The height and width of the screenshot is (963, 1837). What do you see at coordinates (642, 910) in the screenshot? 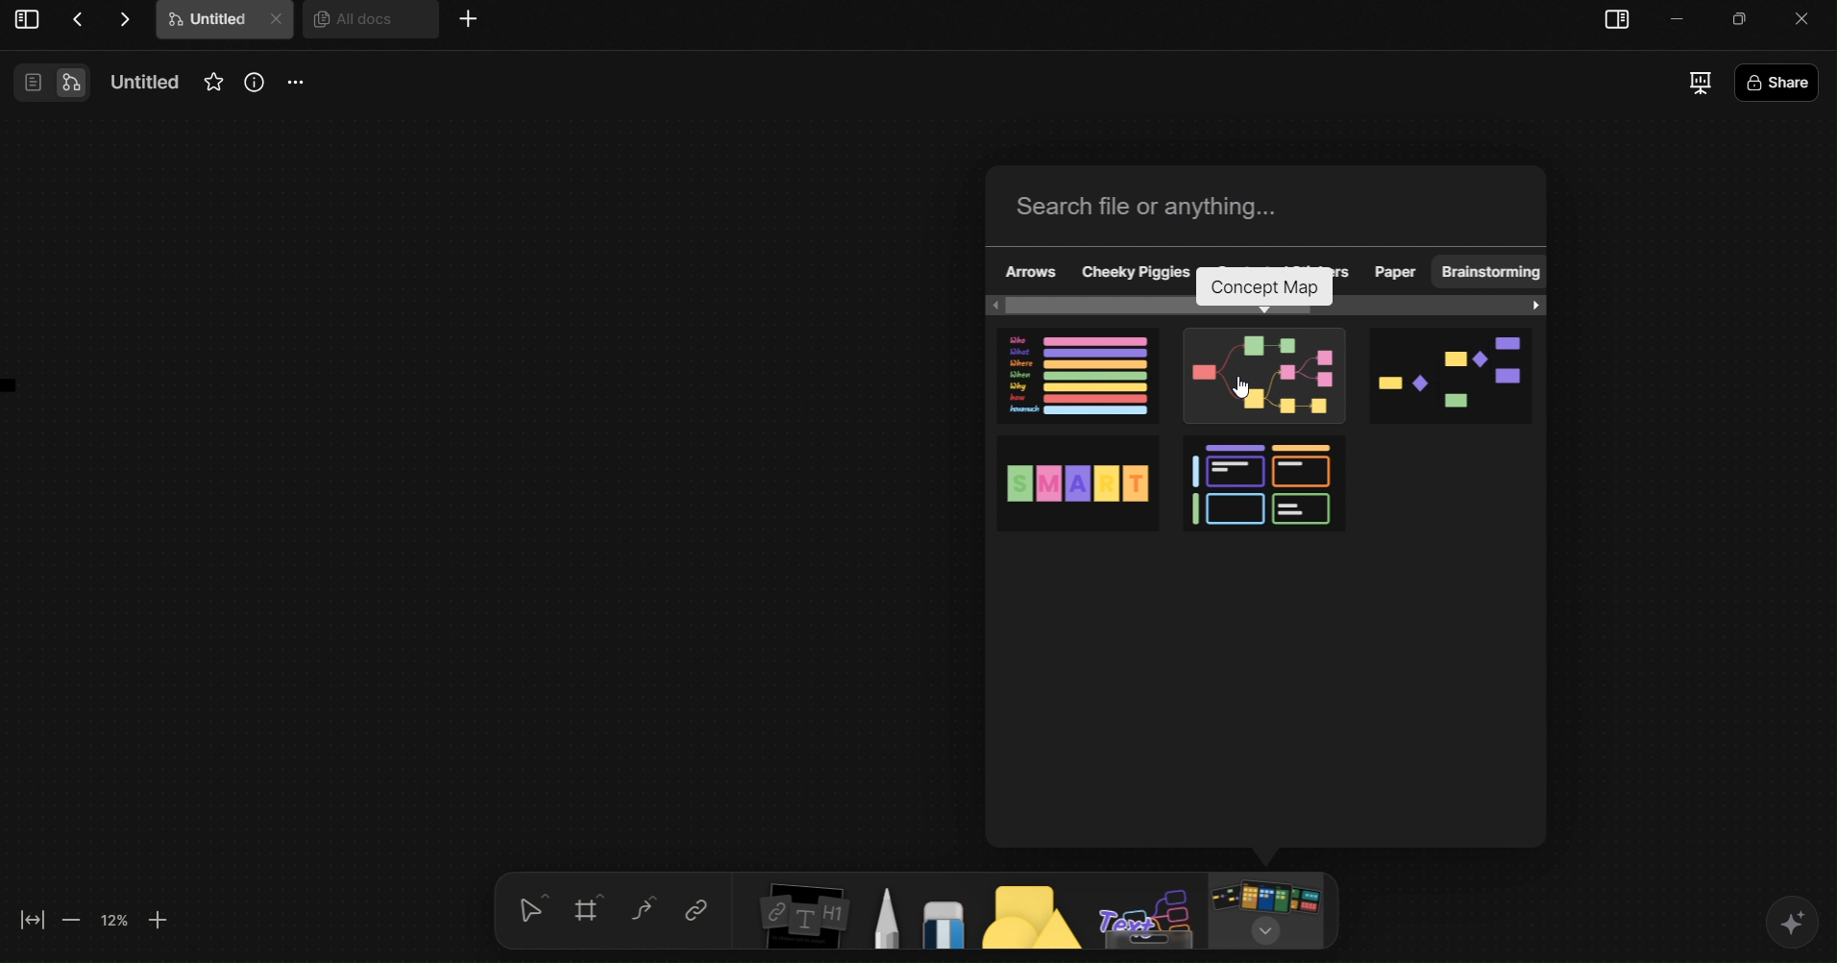
I see `Curve Tool` at bounding box center [642, 910].